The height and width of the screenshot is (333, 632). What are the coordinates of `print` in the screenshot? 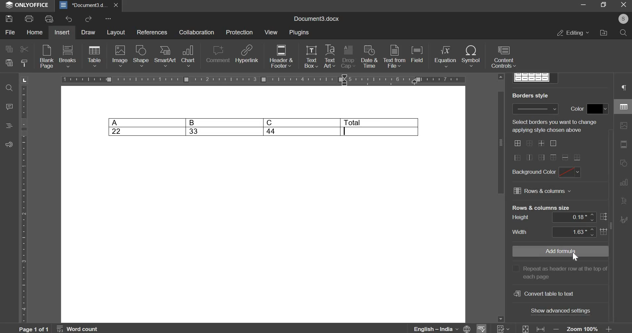 It's located at (29, 18).